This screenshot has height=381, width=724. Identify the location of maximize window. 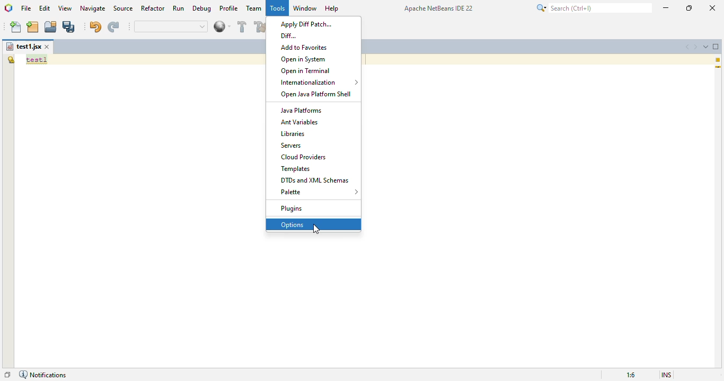
(716, 47).